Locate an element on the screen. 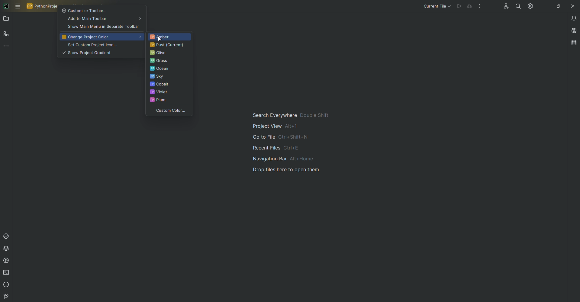 The height and width of the screenshot is (302, 580). Cobalt is located at coordinates (169, 85).